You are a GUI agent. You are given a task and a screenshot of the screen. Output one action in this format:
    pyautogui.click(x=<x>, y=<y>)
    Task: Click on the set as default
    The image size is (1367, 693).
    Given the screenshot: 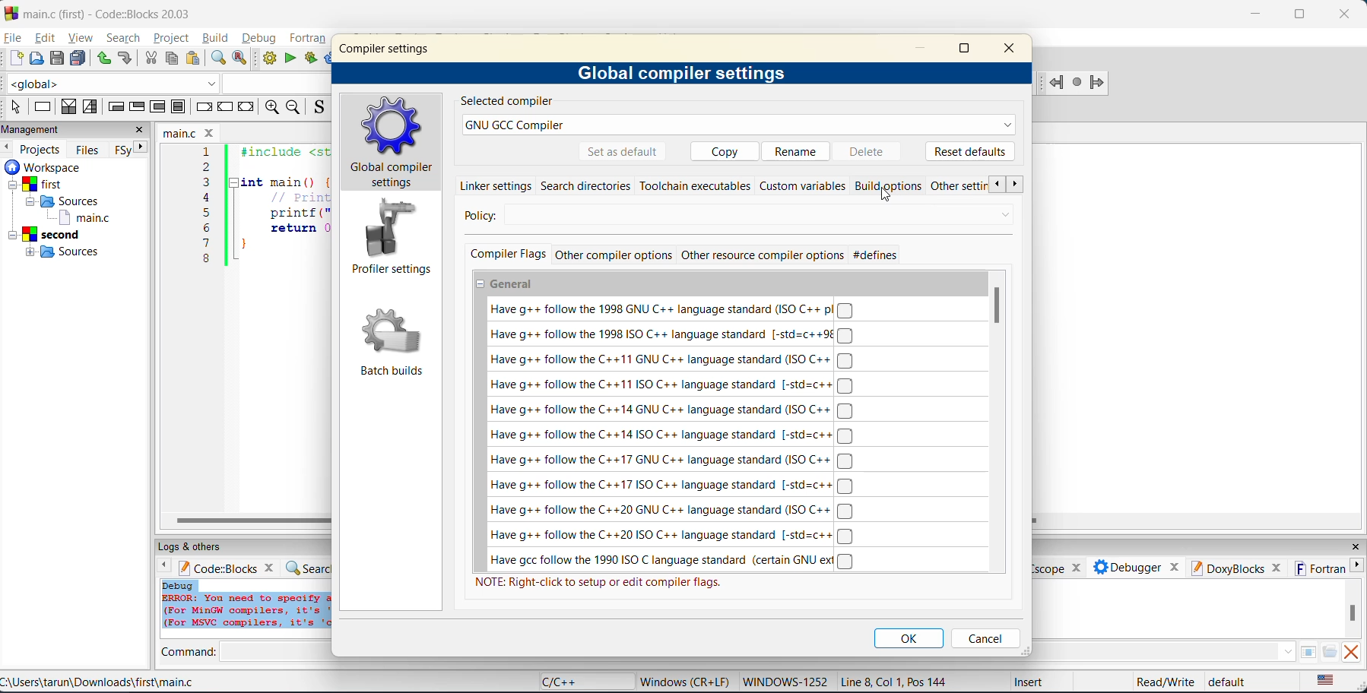 What is the action you would take?
    pyautogui.click(x=623, y=152)
    